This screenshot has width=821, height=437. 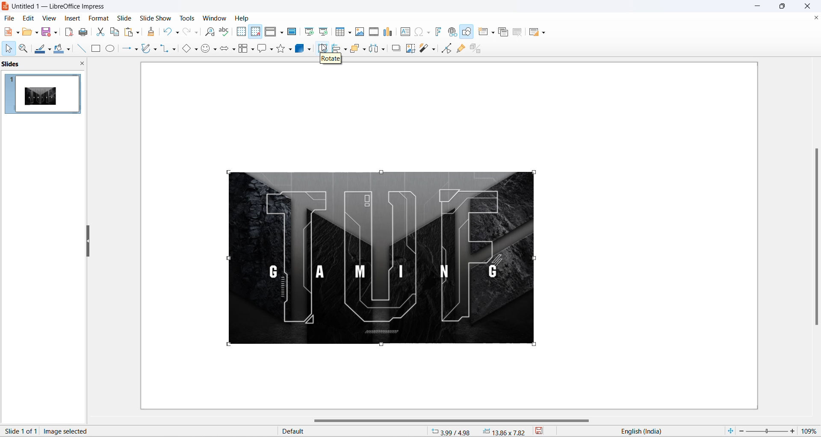 I want to click on flow chart options, so click(x=253, y=50).